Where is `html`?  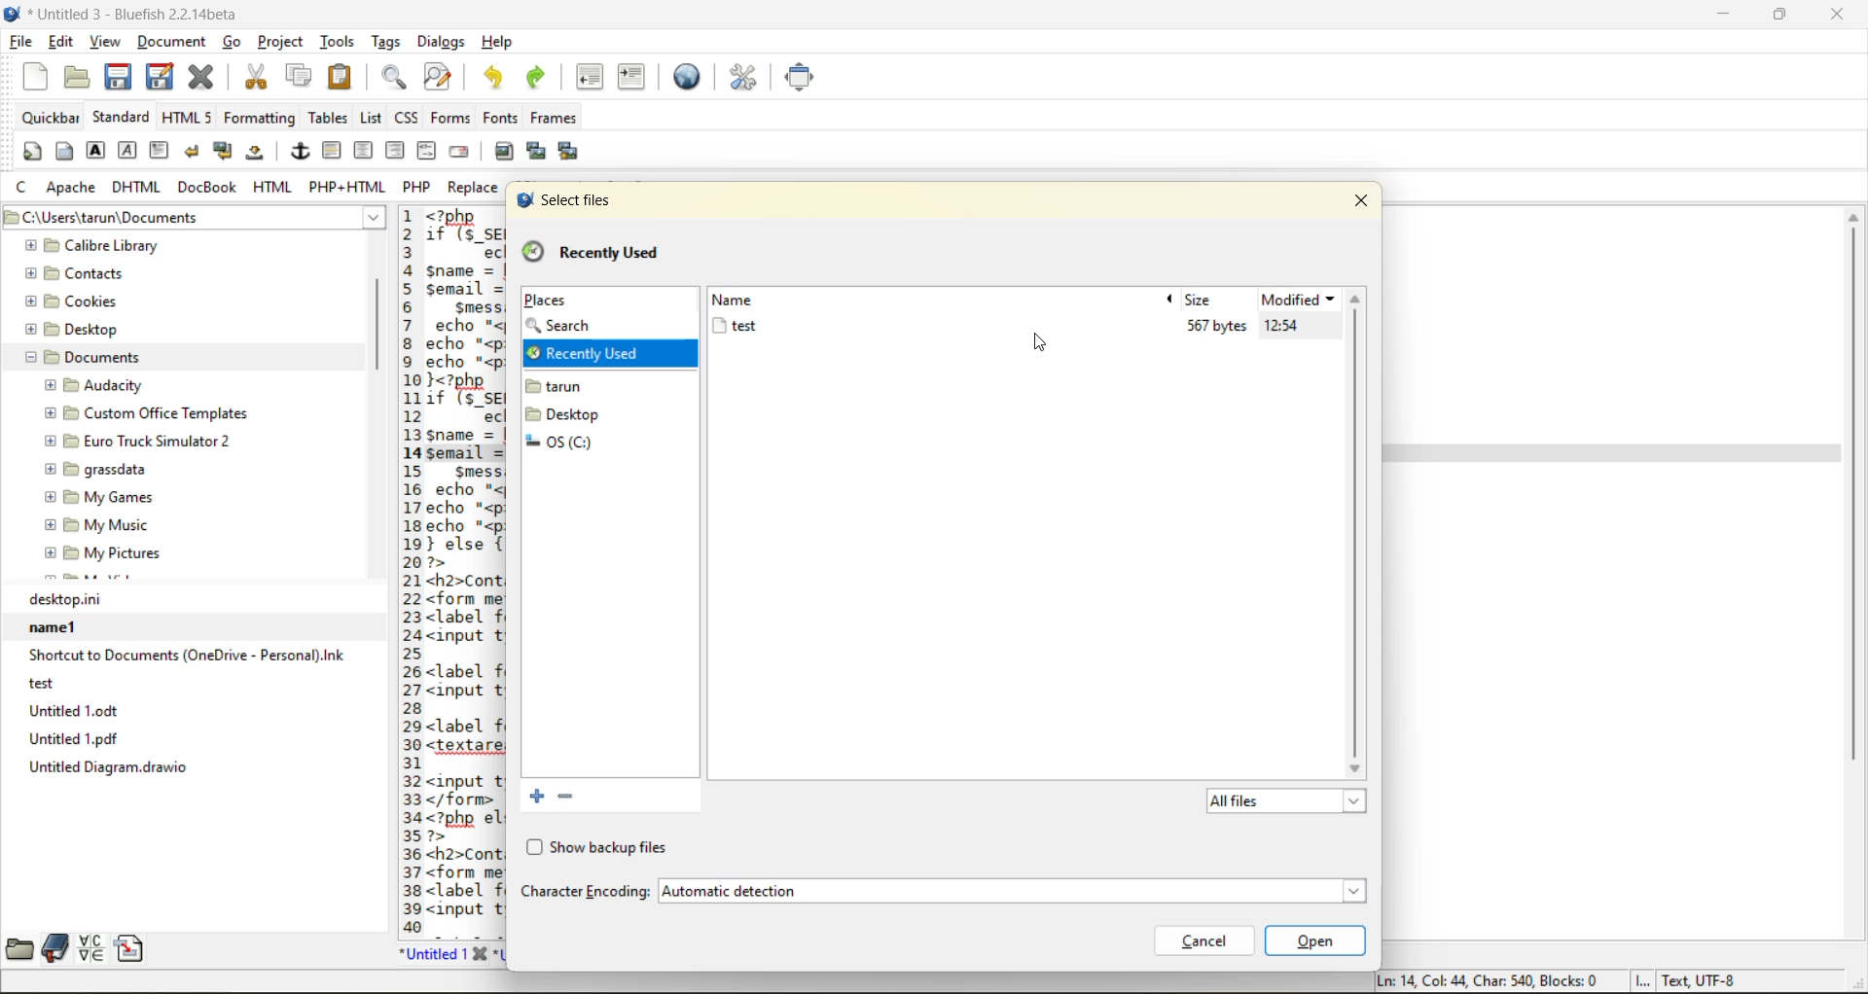 html is located at coordinates (273, 189).